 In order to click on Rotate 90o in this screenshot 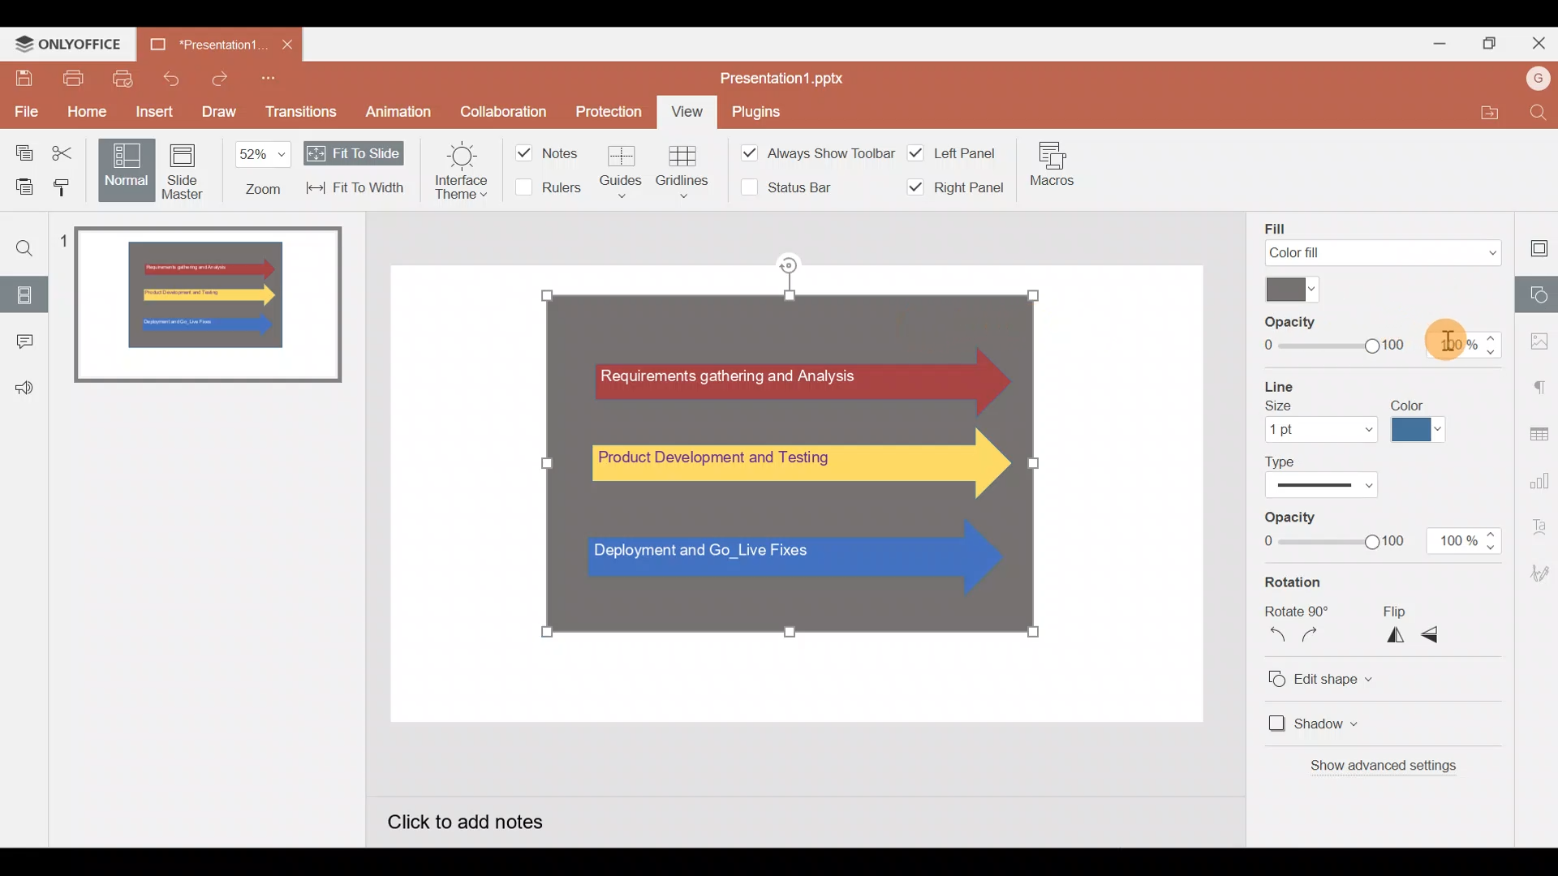, I will do `click(1296, 609)`.